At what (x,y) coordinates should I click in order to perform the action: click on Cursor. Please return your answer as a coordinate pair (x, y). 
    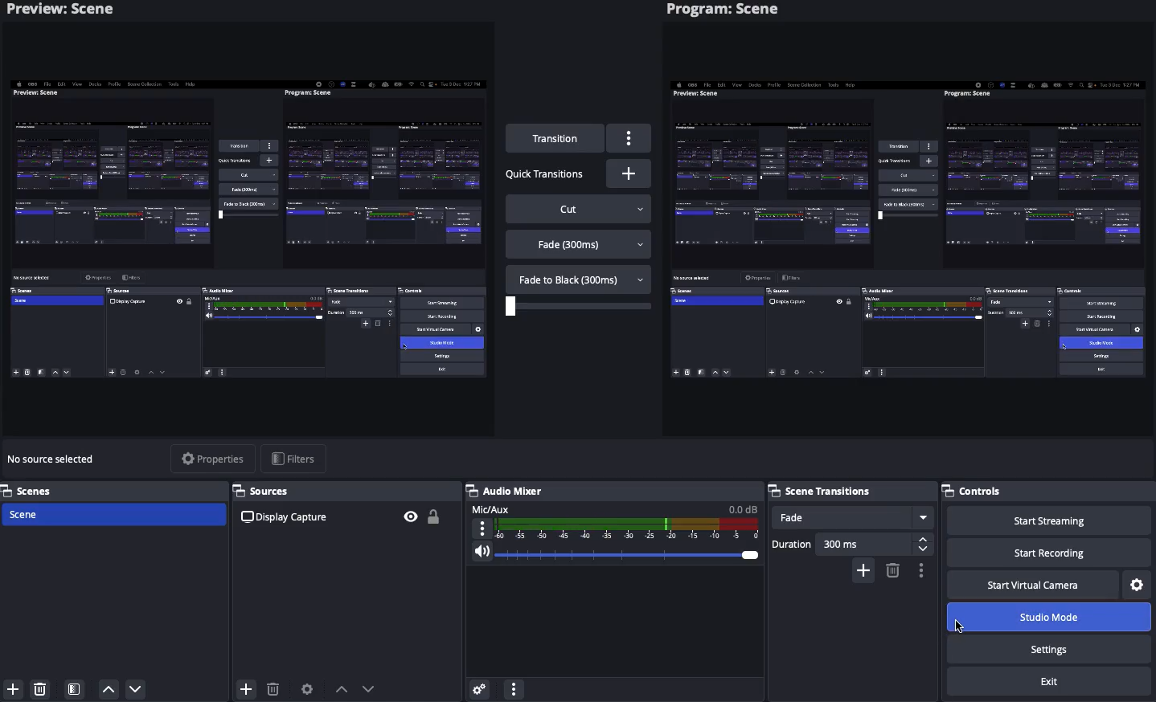
    Looking at the image, I should click on (959, 628).